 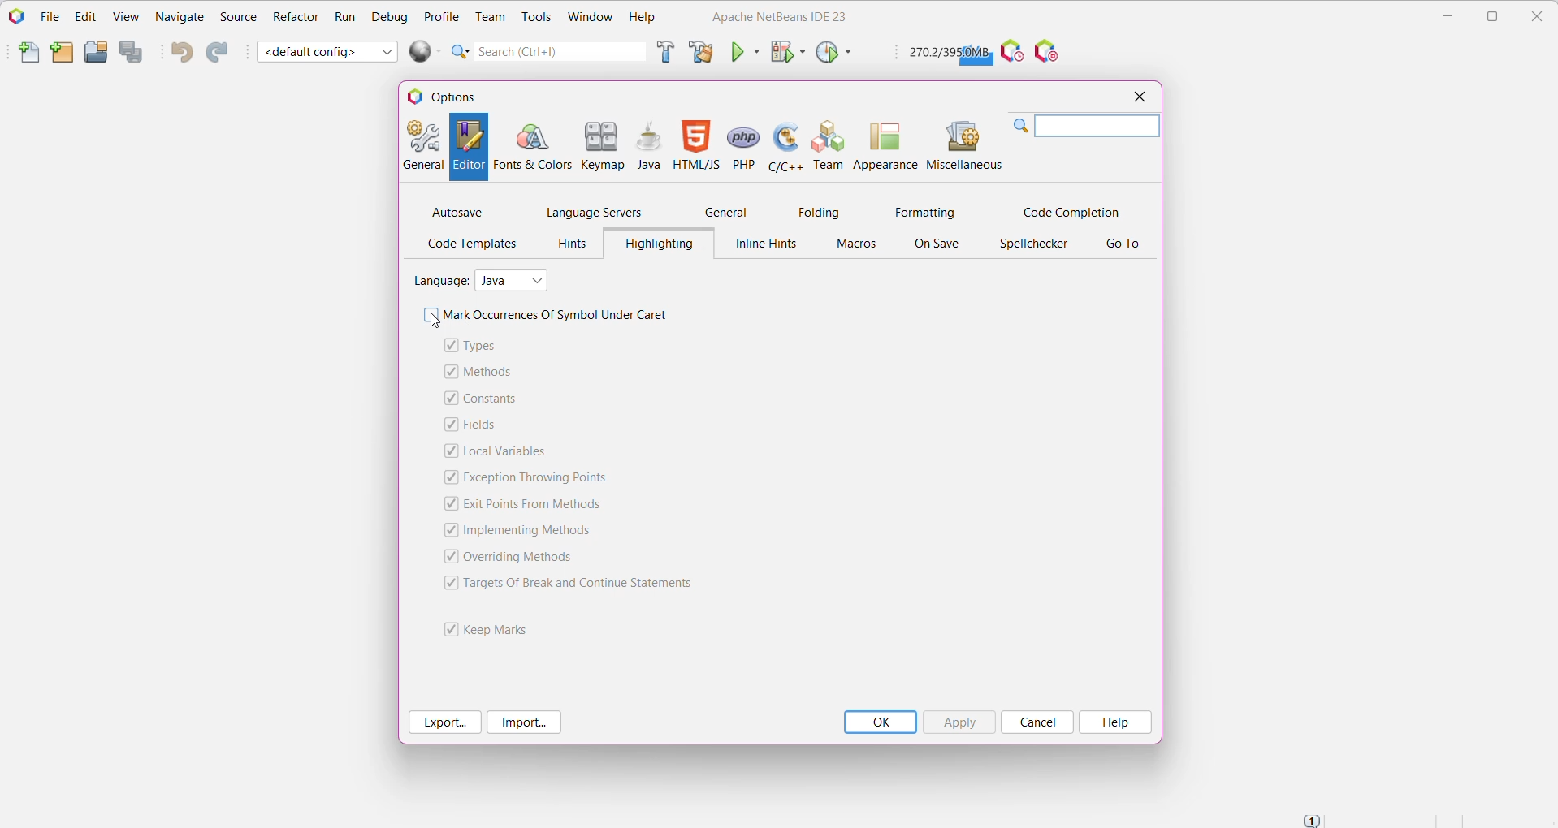 I want to click on Export, so click(x=444, y=722).